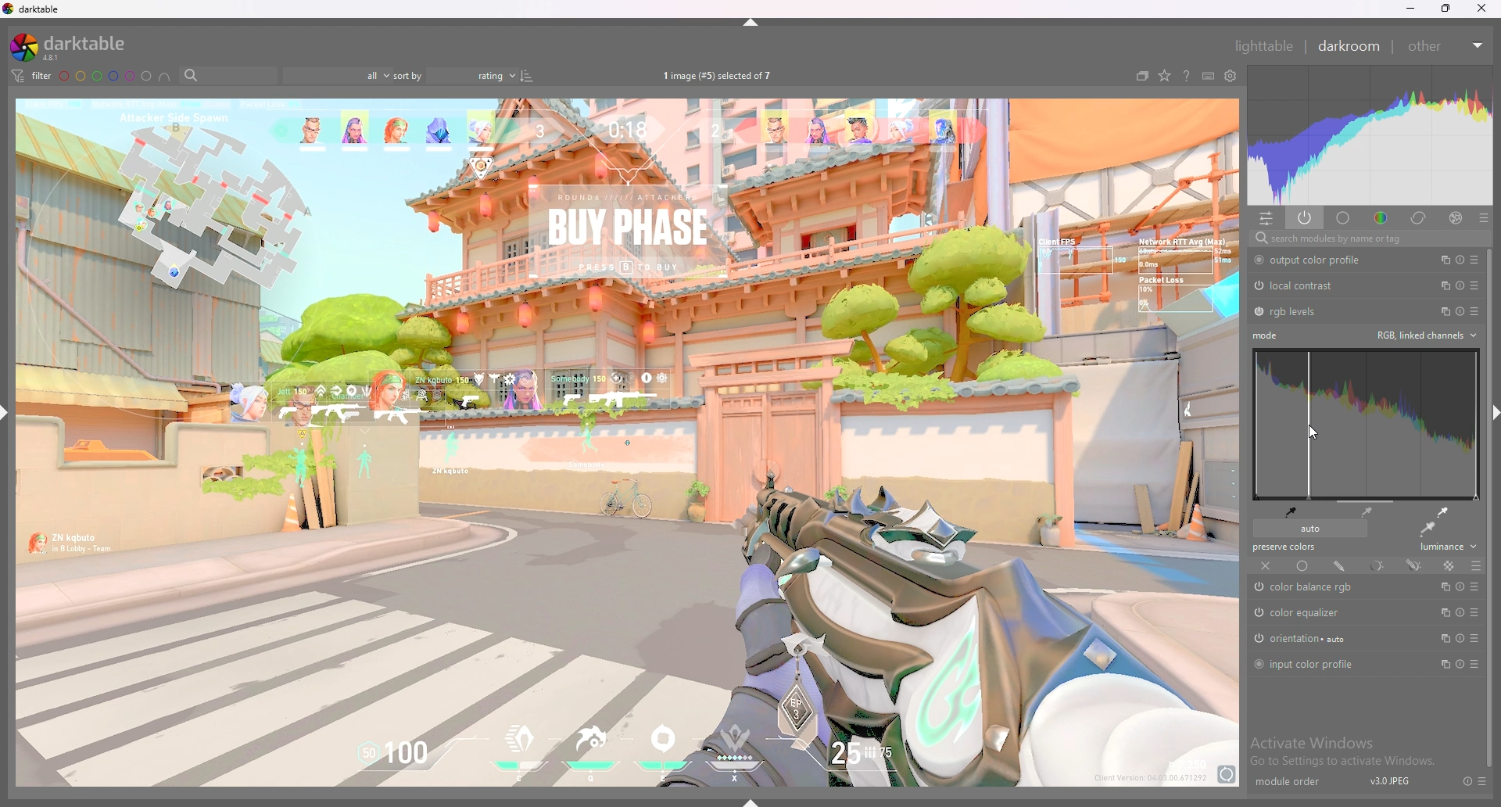 The height and width of the screenshot is (807, 1501). What do you see at coordinates (1258, 312) in the screenshot?
I see `Switched on` at bounding box center [1258, 312].